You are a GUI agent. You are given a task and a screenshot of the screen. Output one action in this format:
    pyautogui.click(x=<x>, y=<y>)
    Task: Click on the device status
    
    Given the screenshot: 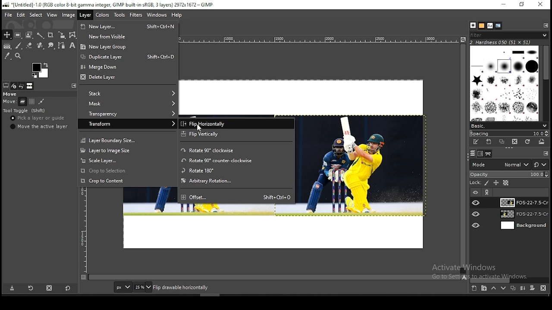 What is the action you would take?
    pyautogui.click(x=14, y=86)
    